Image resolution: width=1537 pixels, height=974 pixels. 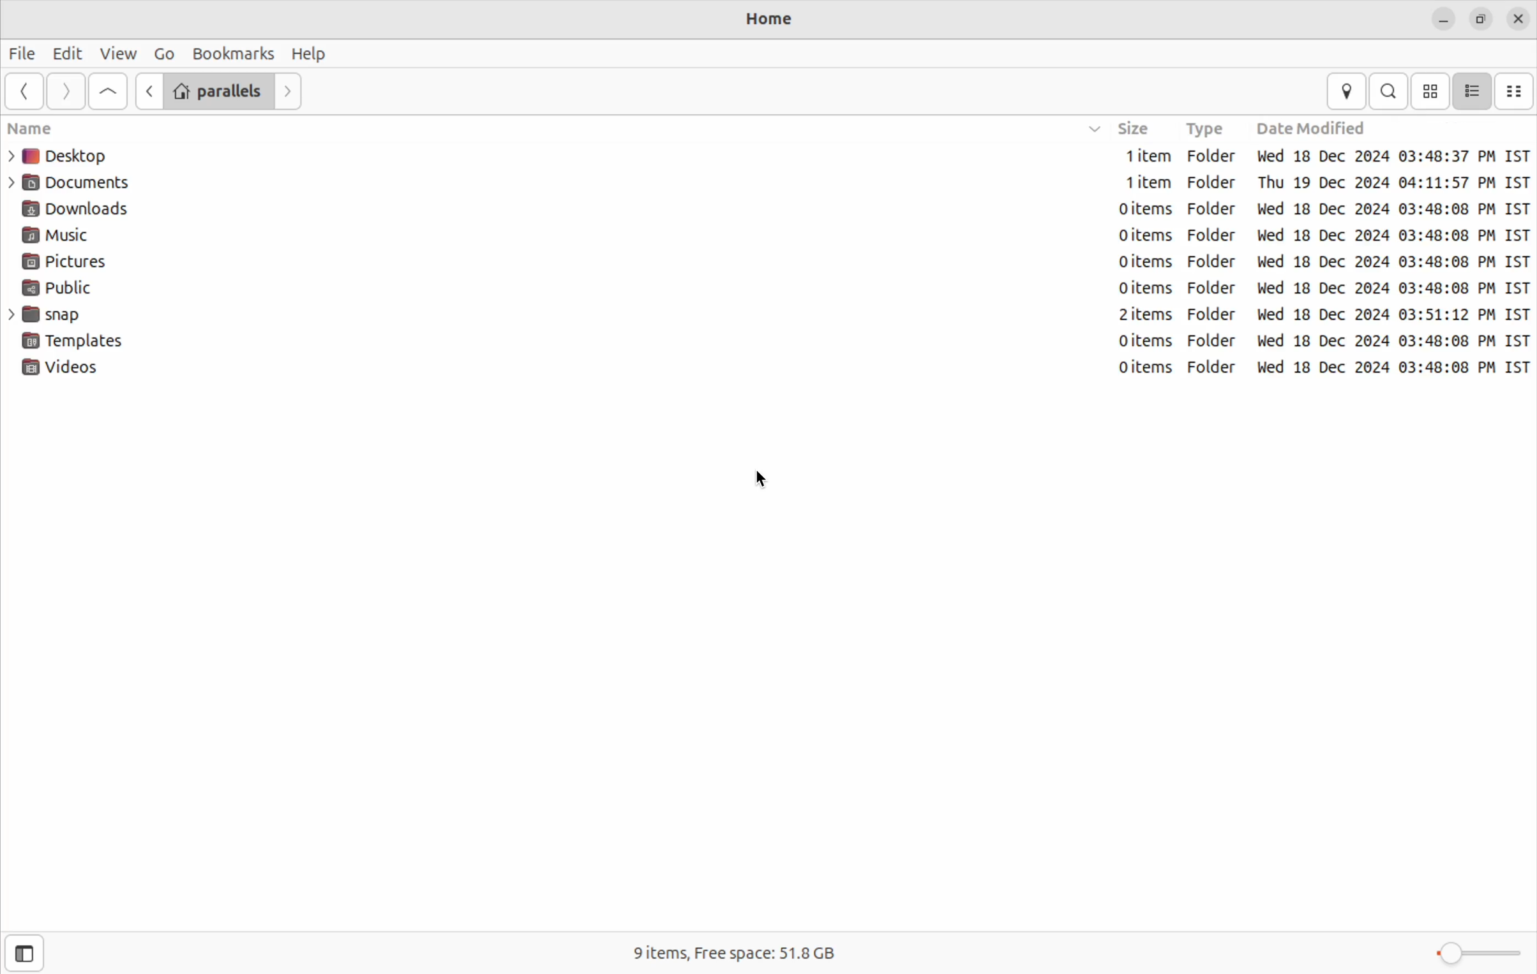 I want to click on Downloads, so click(x=91, y=207).